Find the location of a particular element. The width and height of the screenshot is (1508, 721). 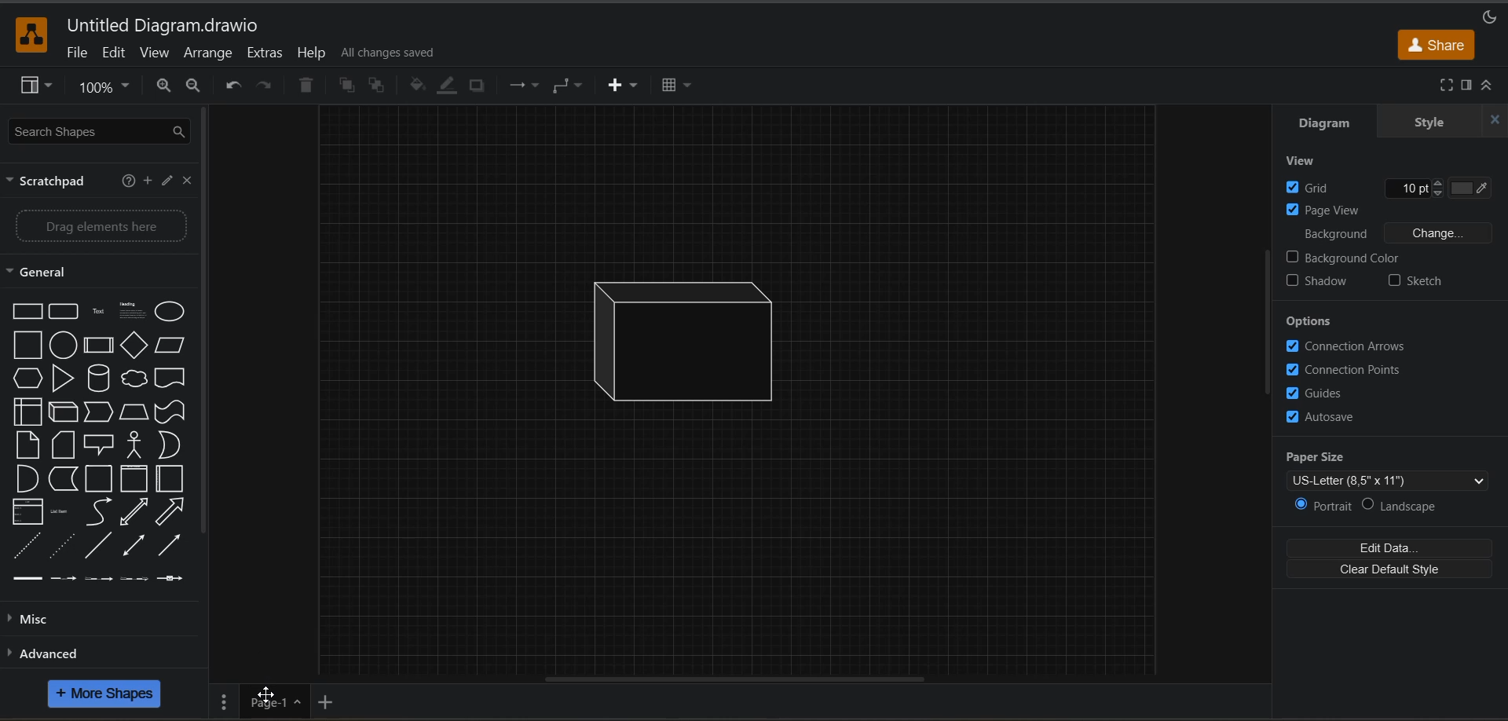

horizontal scroll bar is located at coordinates (739, 678).